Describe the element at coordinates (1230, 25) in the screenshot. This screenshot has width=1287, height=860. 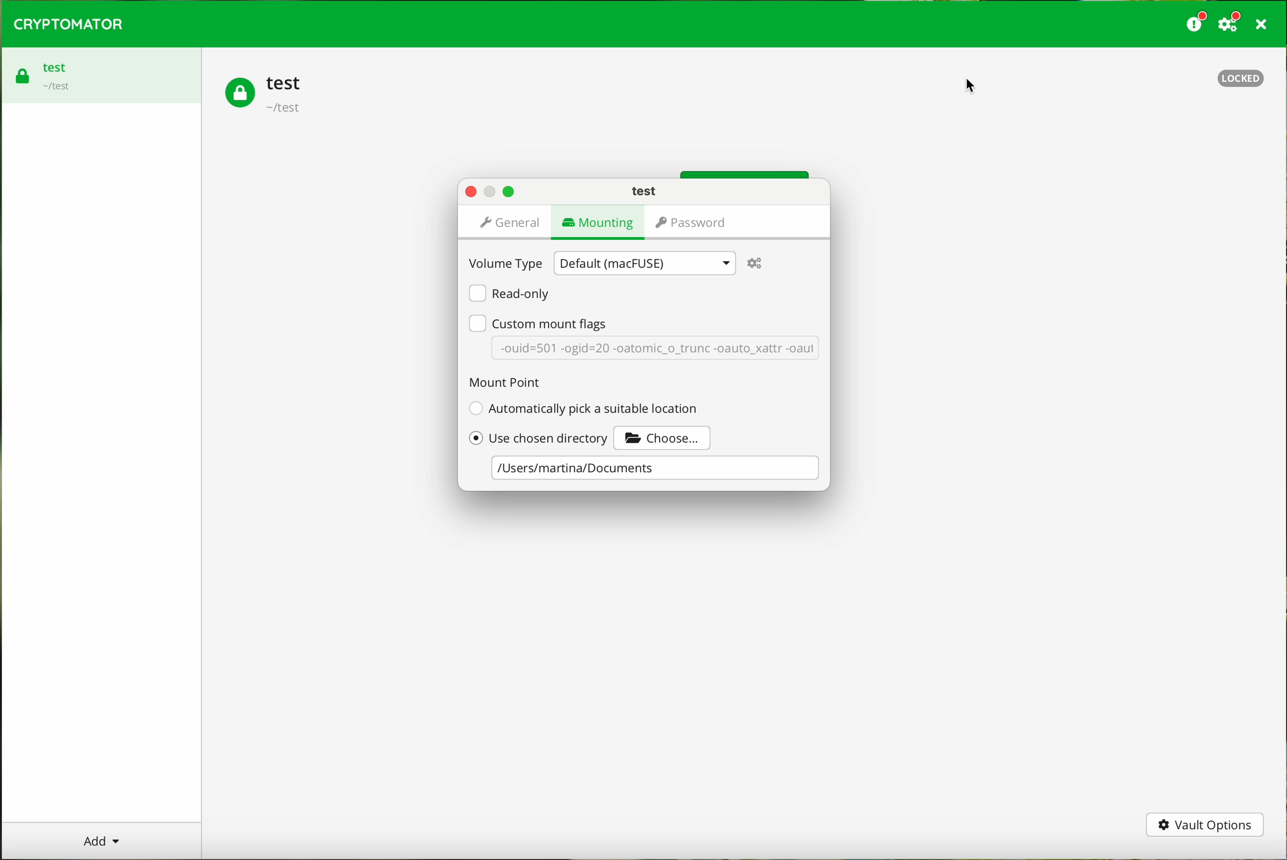
I see `settings` at that location.